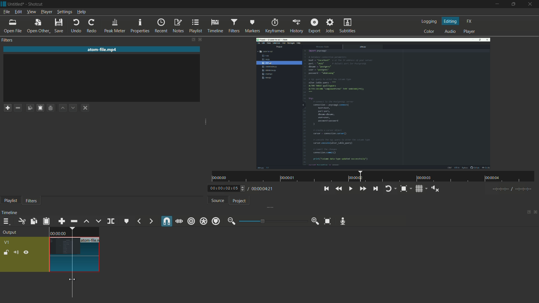 This screenshot has height=303, width=539. What do you see at coordinates (216, 221) in the screenshot?
I see `ripple markers` at bounding box center [216, 221].